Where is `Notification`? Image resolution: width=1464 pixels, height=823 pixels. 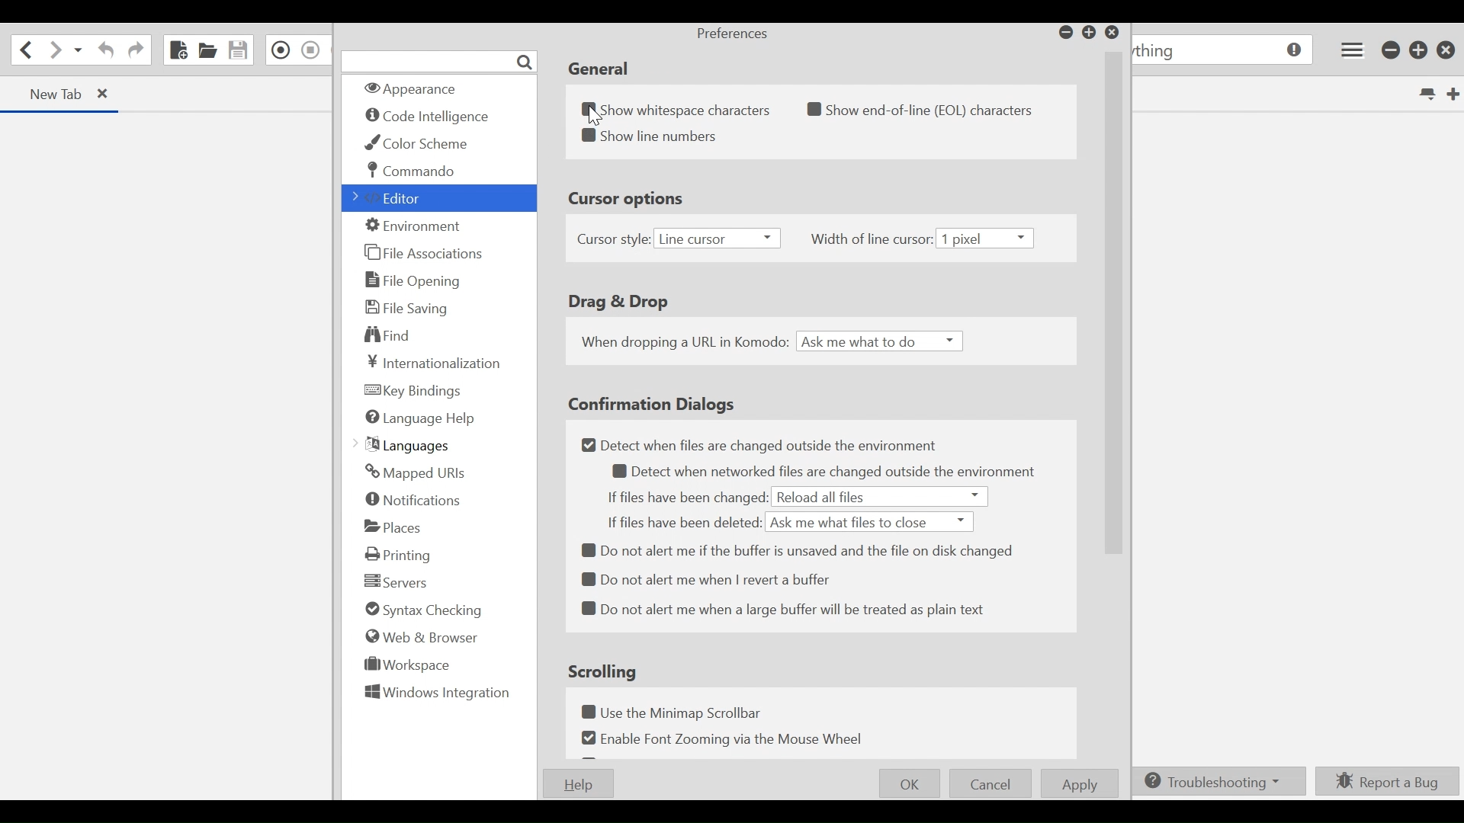 Notification is located at coordinates (410, 498).